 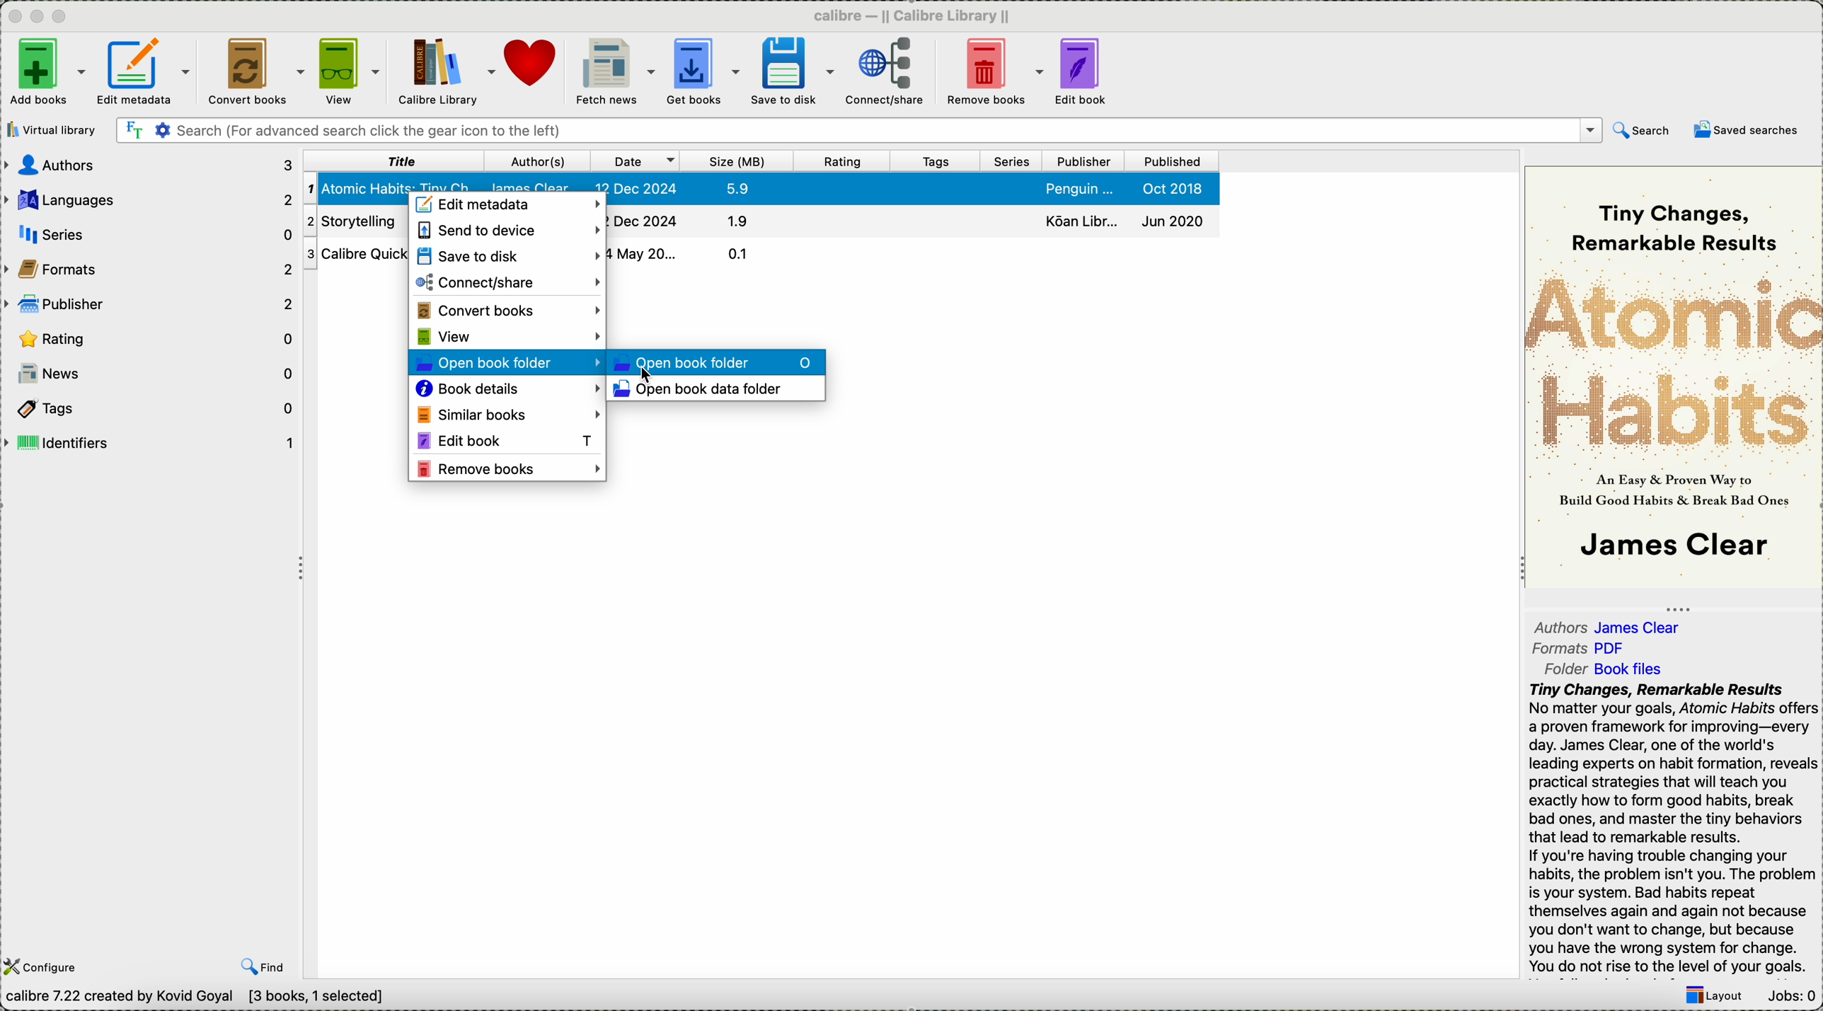 I want to click on get books, so click(x=703, y=73).